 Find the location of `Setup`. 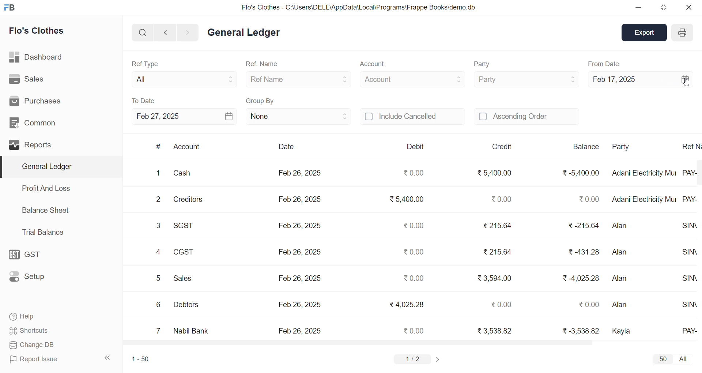

Setup is located at coordinates (29, 277).